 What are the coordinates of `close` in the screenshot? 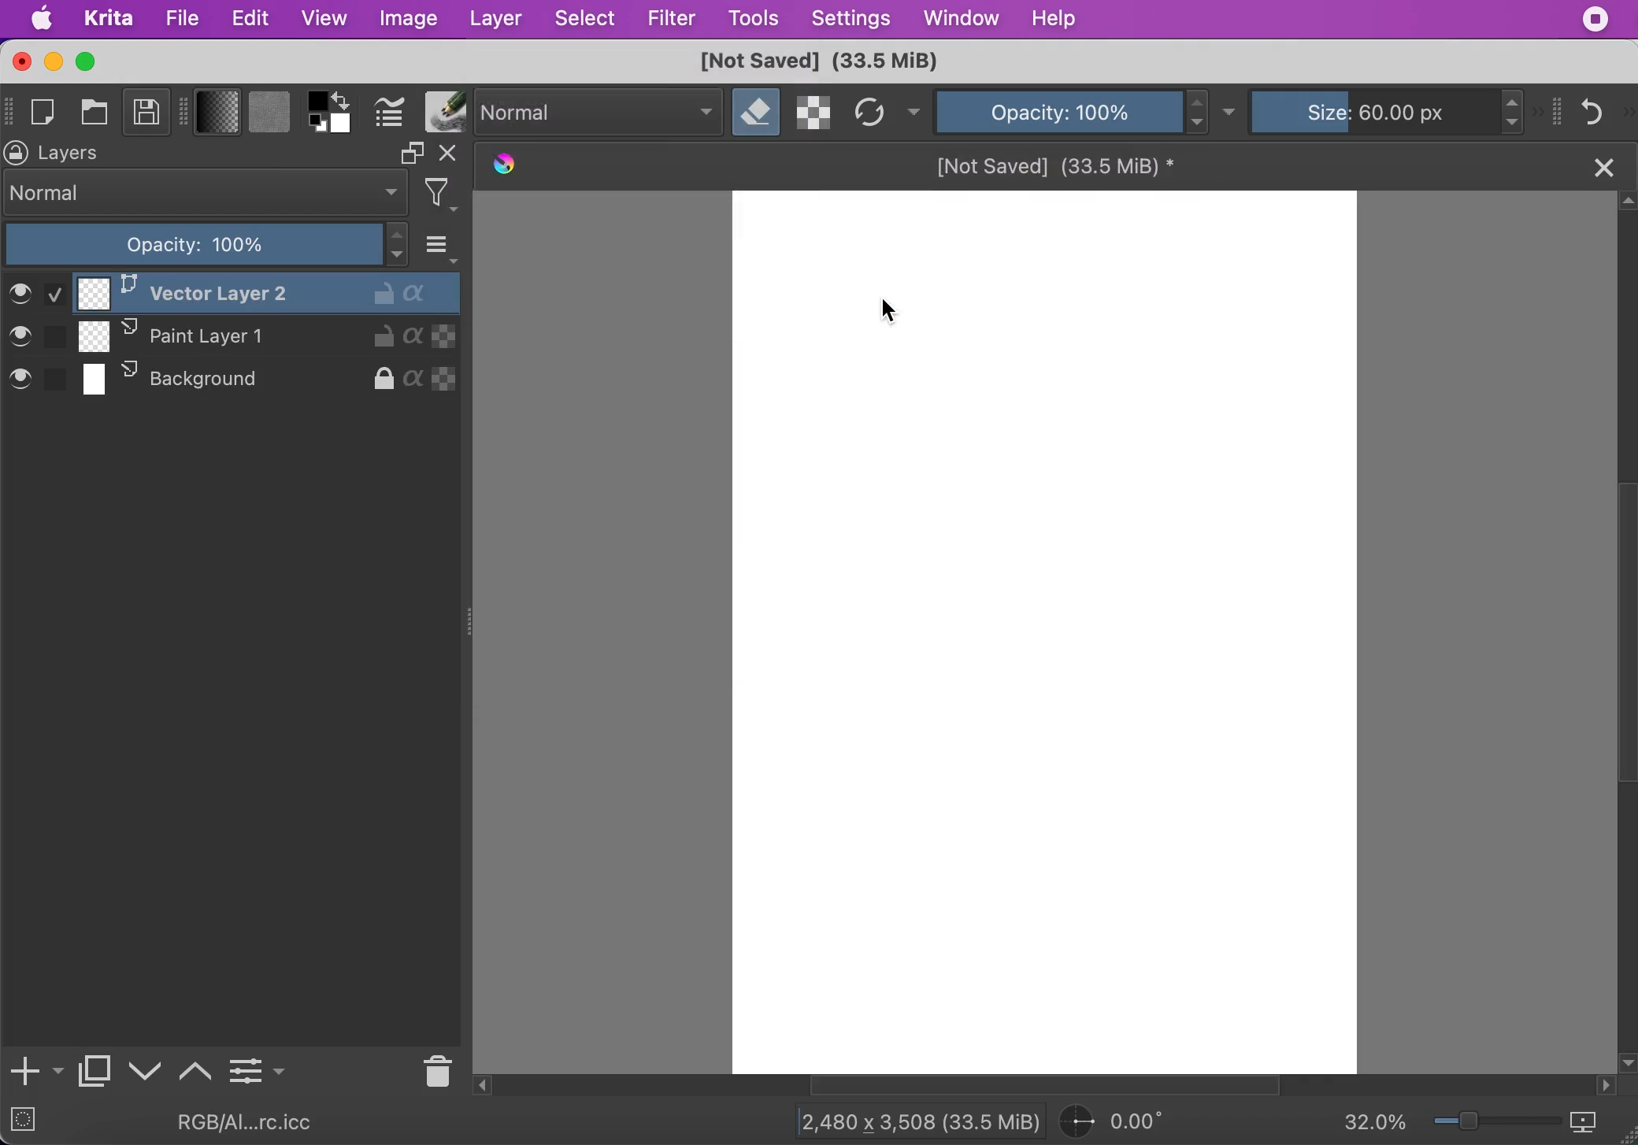 It's located at (20, 61).